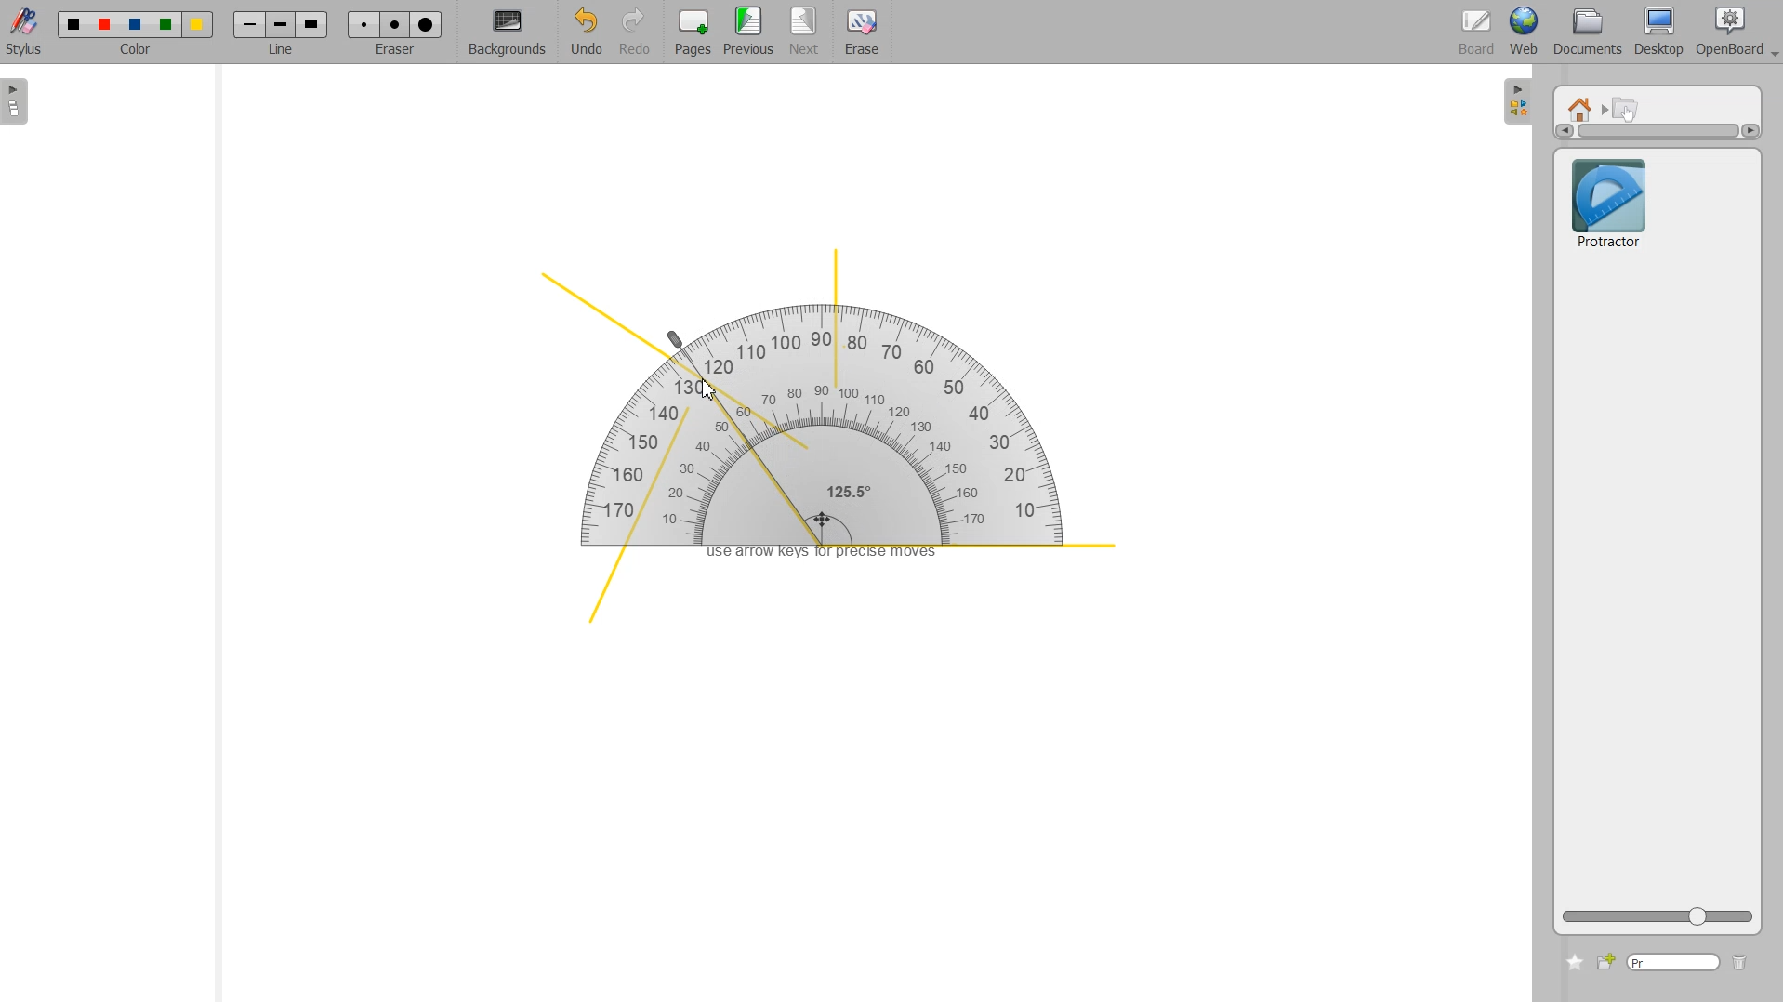  What do you see at coordinates (1658, 916) in the screenshot?
I see `ZOOM Icon ` at bounding box center [1658, 916].